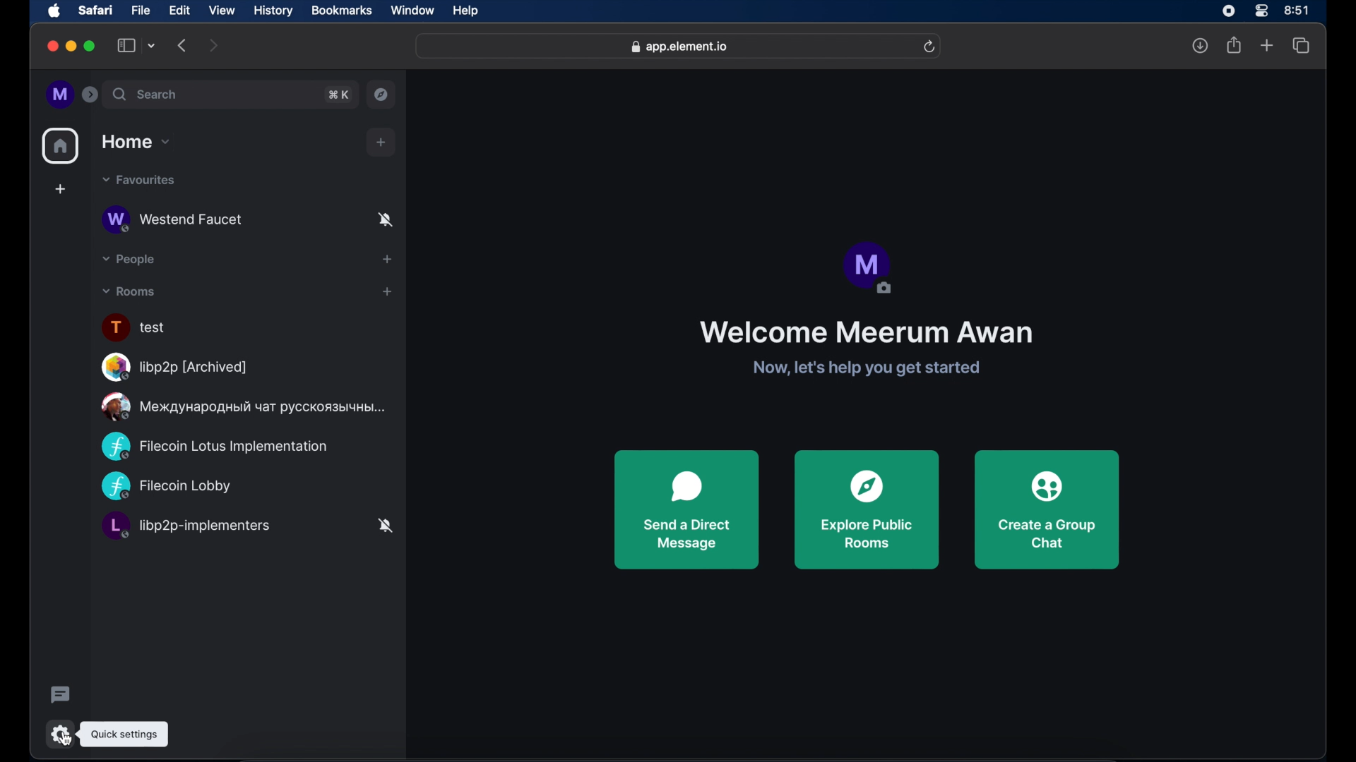  What do you see at coordinates (864, 332) in the screenshot?
I see `welcome meerum awan` at bounding box center [864, 332].